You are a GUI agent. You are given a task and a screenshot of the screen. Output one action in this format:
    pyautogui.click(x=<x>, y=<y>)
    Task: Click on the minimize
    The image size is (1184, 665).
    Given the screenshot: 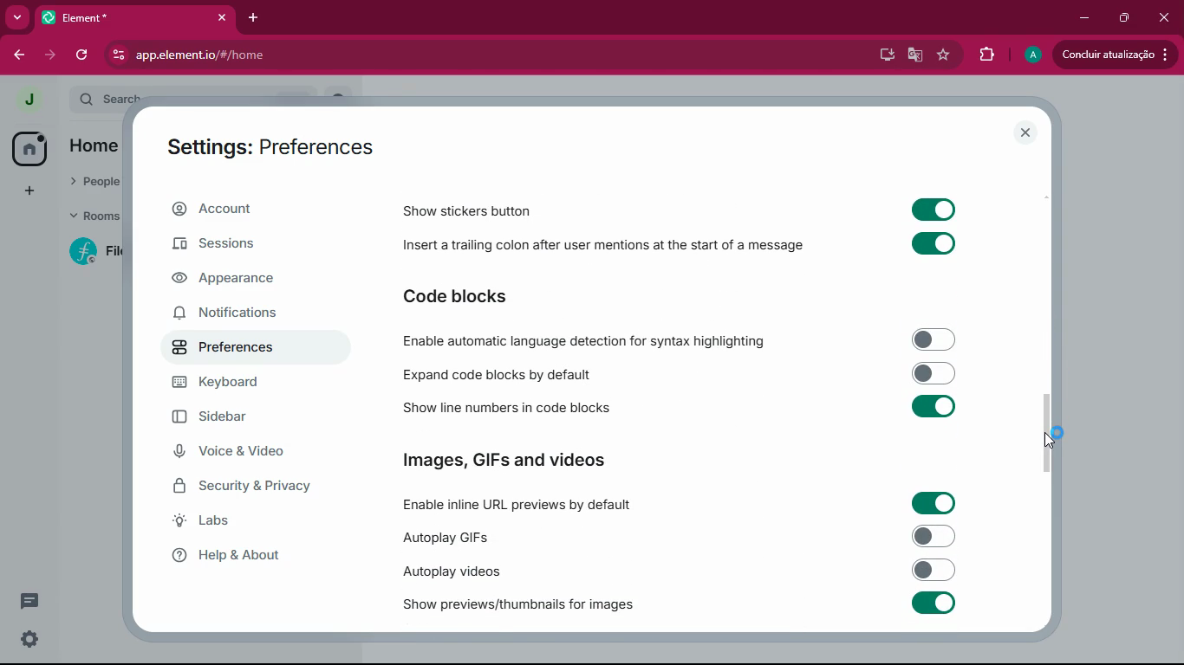 What is the action you would take?
    pyautogui.click(x=1082, y=18)
    